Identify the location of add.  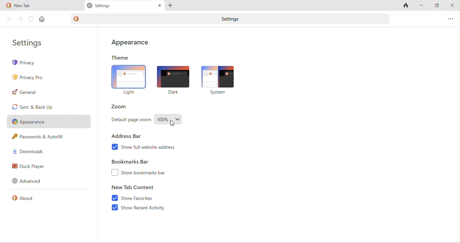
(171, 6).